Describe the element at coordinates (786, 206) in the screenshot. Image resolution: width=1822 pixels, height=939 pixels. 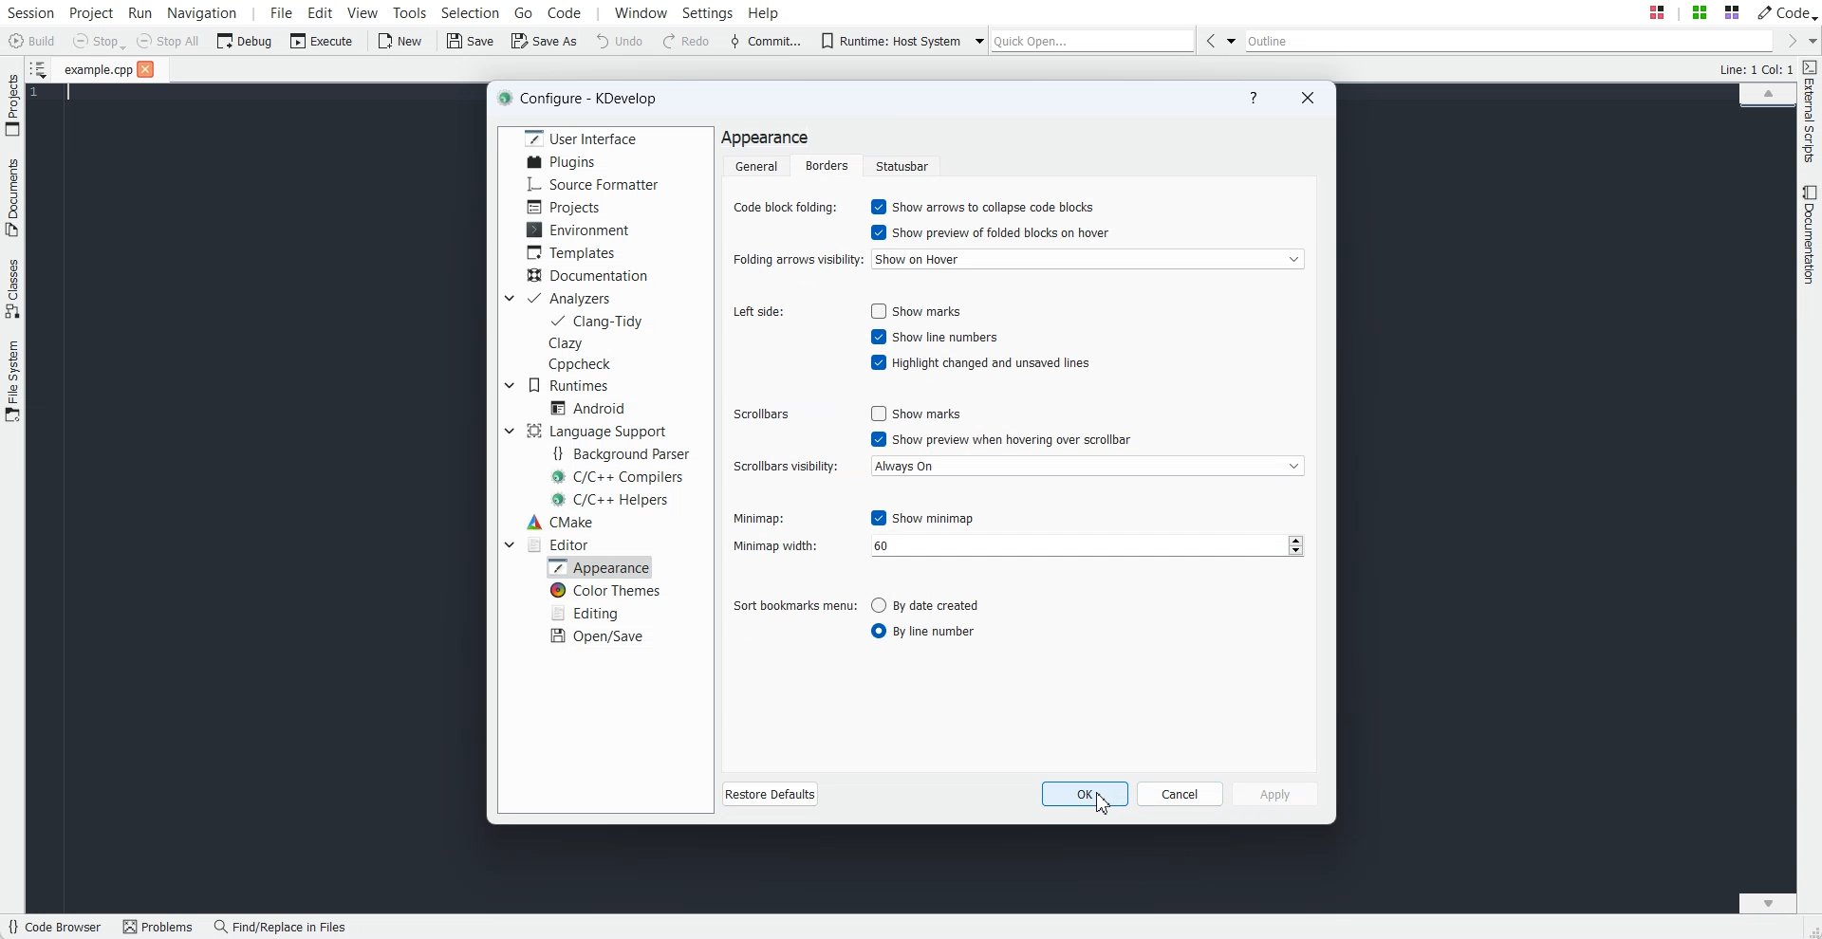
I see `Code Block folding` at that location.